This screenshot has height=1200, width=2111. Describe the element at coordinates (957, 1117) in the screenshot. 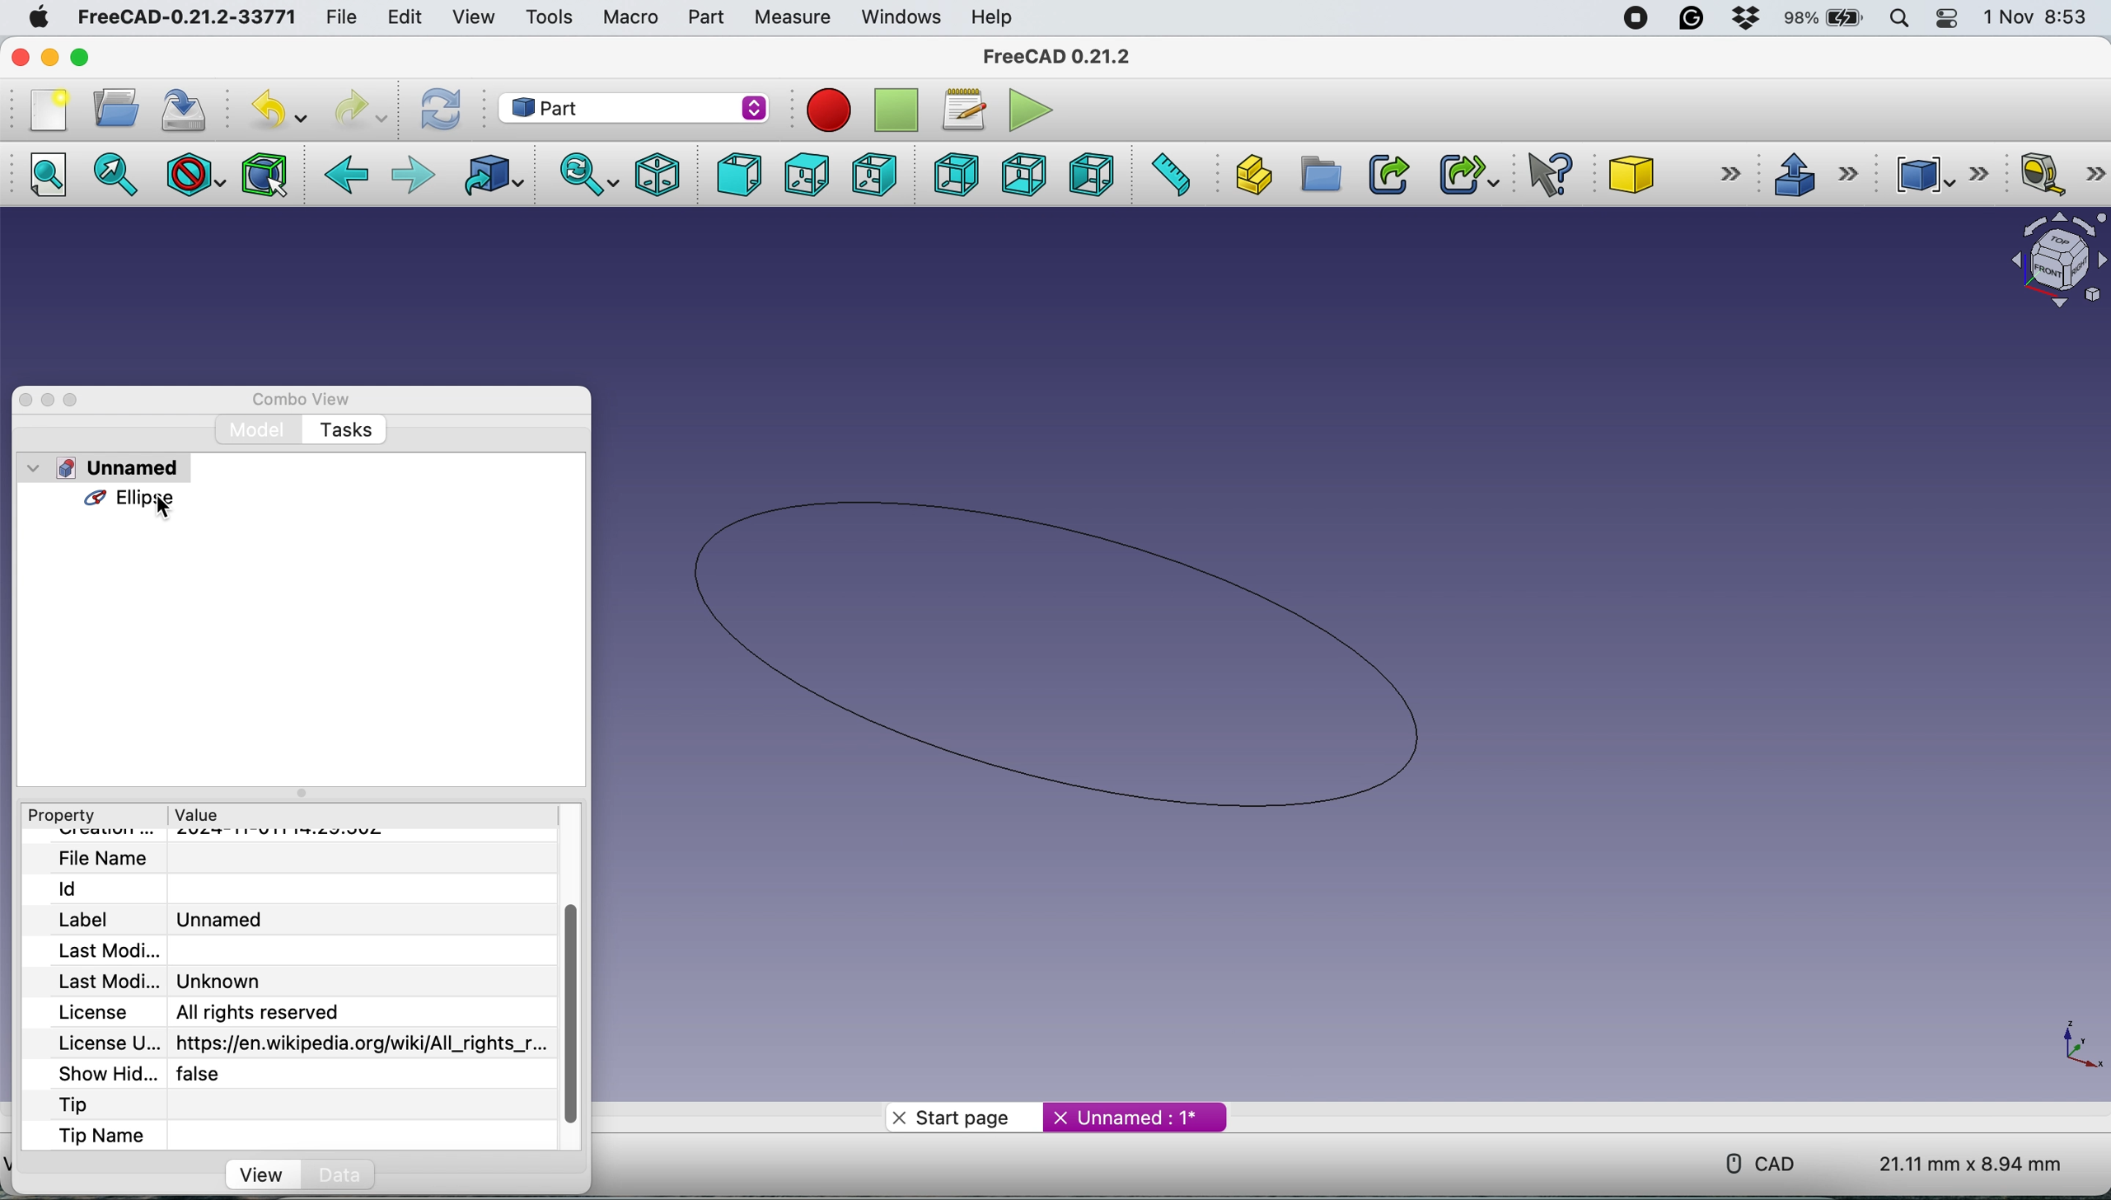

I see `start page` at that location.